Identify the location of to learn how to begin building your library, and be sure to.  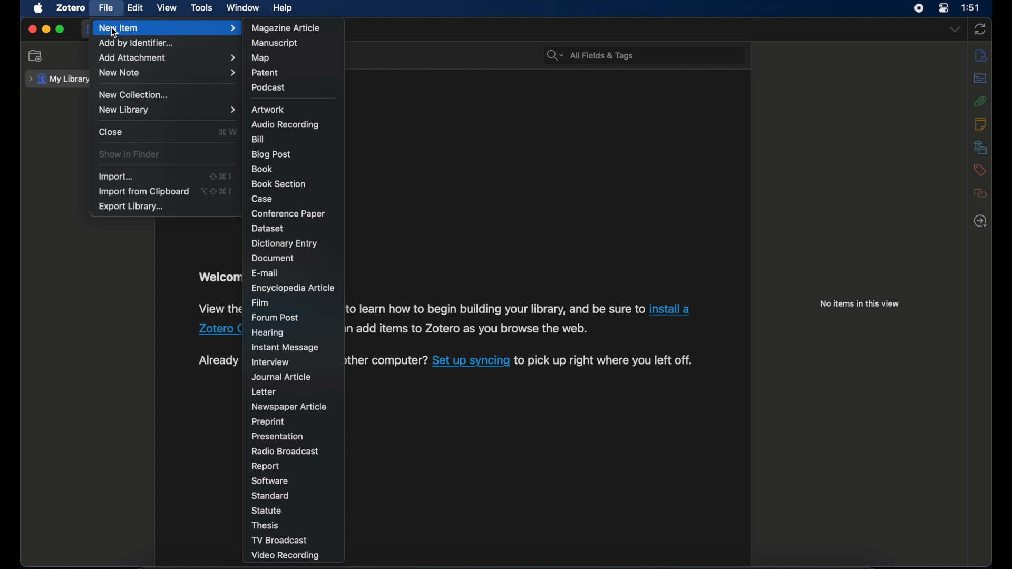
(495, 309).